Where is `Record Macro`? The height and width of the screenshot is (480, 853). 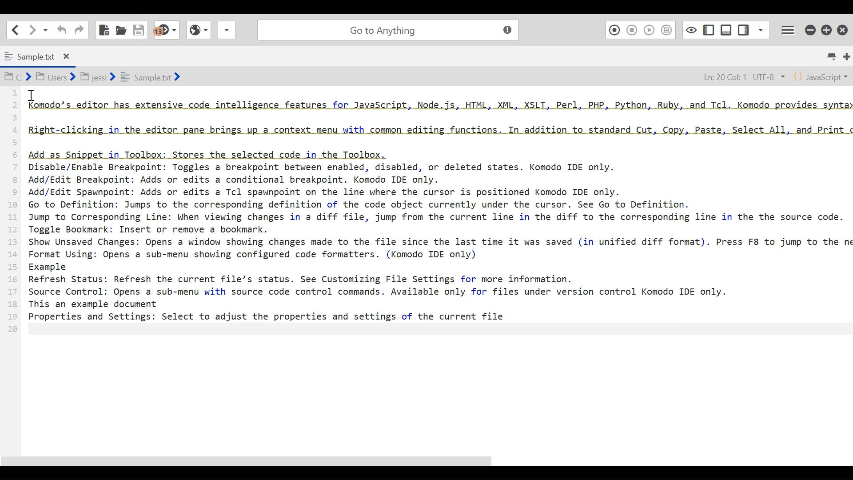 Record Macro is located at coordinates (614, 29).